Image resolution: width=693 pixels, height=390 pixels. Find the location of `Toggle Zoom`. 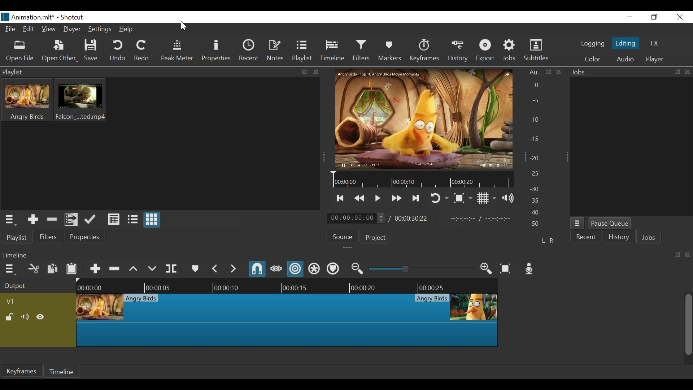

Toggle Zoom is located at coordinates (463, 198).